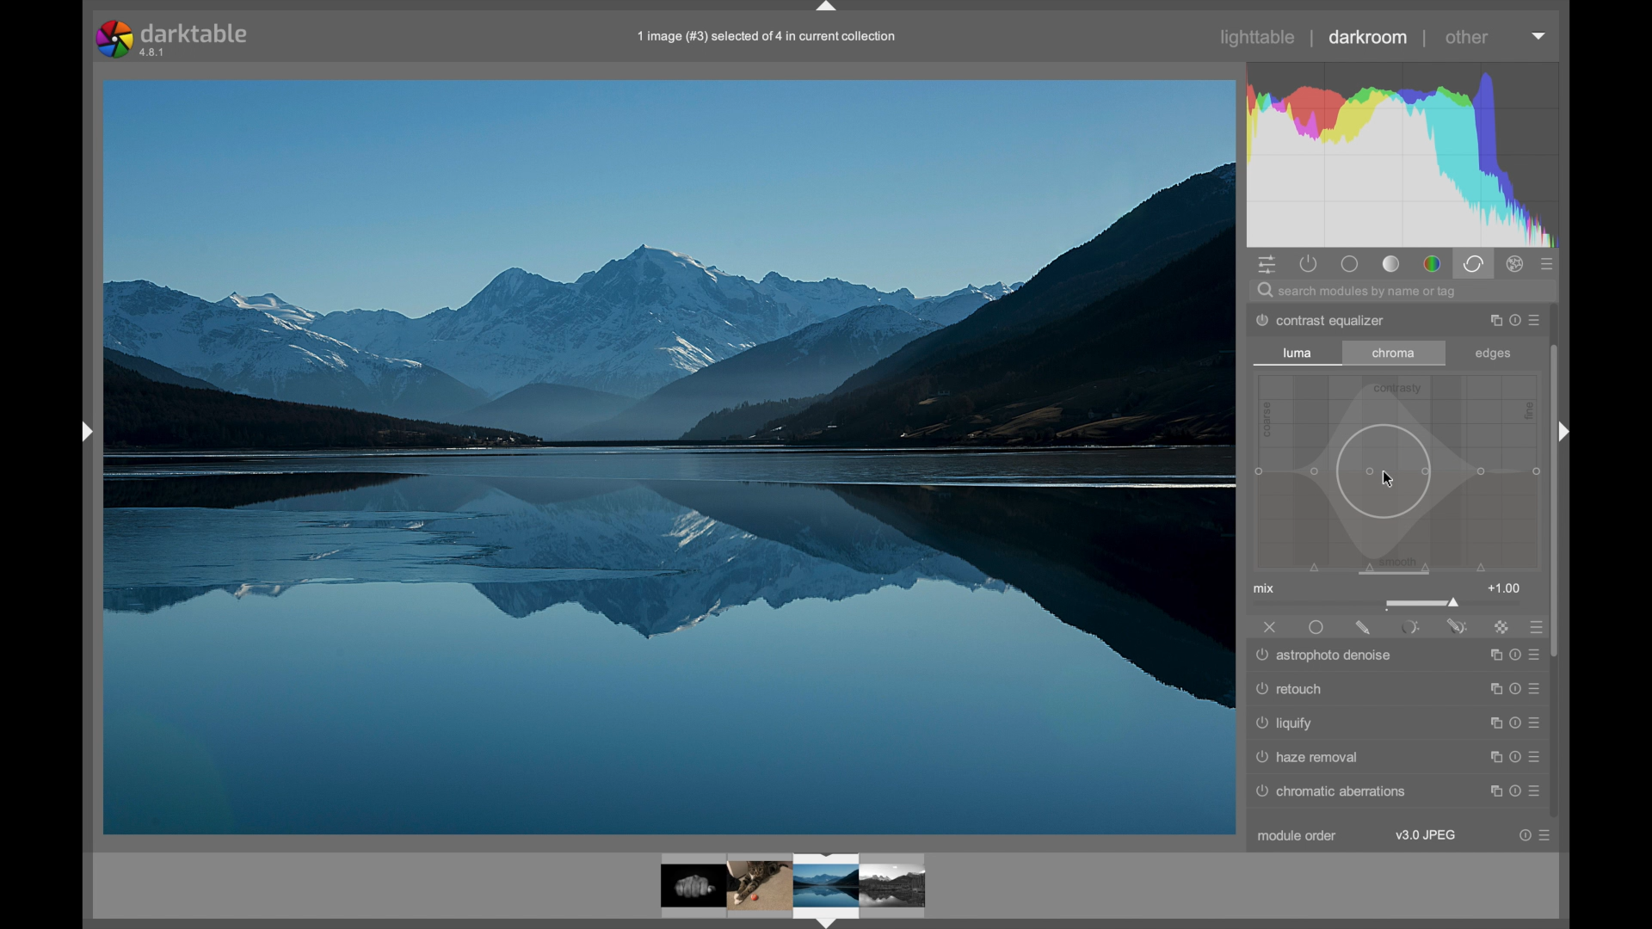 This screenshot has height=929, width=1652. Describe the element at coordinates (1506, 588) in the screenshot. I see `1.00` at that location.